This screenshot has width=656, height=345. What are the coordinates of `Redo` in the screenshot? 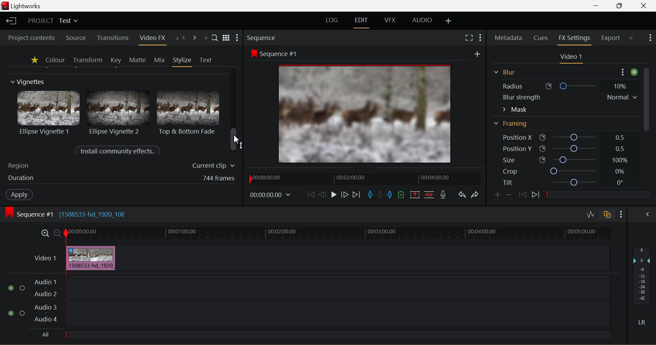 It's located at (474, 194).